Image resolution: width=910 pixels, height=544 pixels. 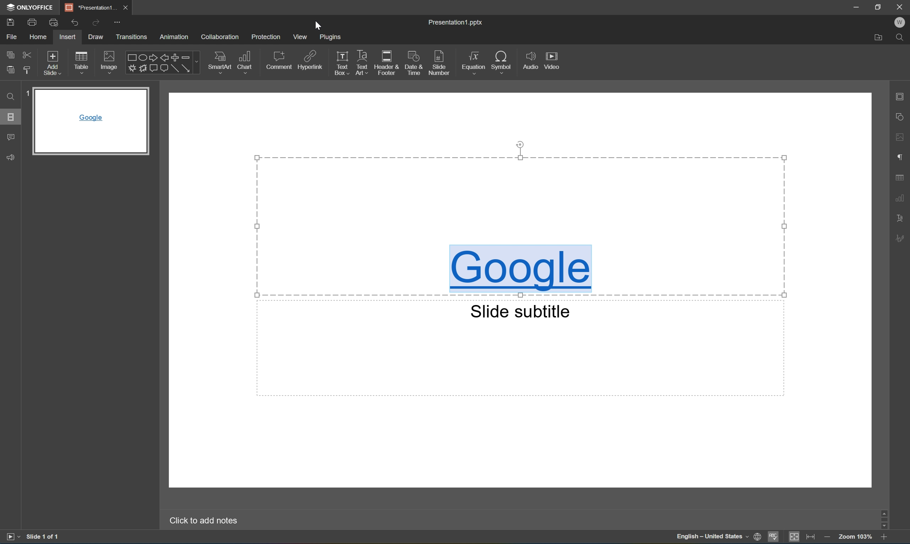 What do you see at coordinates (96, 23) in the screenshot?
I see `Redo` at bounding box center [96, 23].